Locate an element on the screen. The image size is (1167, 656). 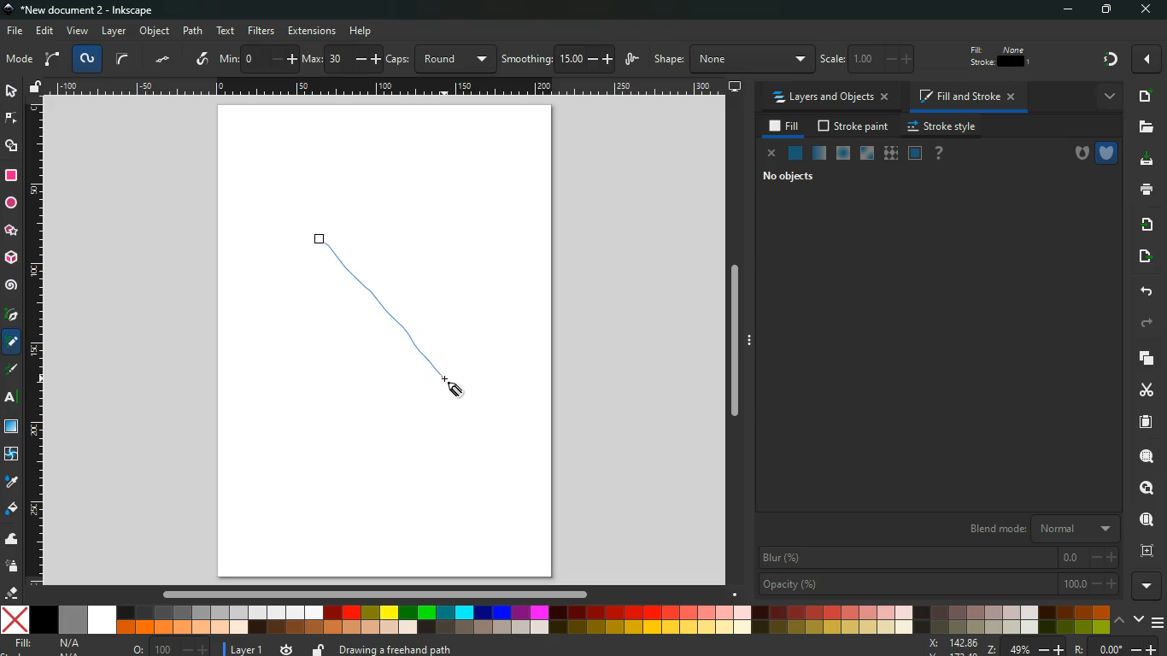
opacity is located at coordinates (939, 583).